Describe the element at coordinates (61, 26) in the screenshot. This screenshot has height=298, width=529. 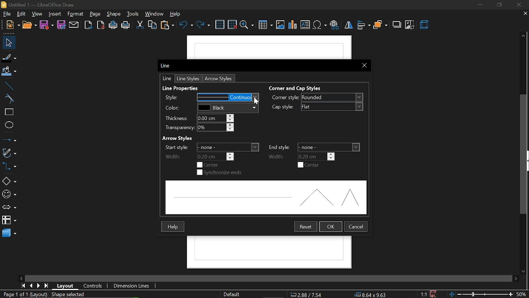
I see `save as` at that location.